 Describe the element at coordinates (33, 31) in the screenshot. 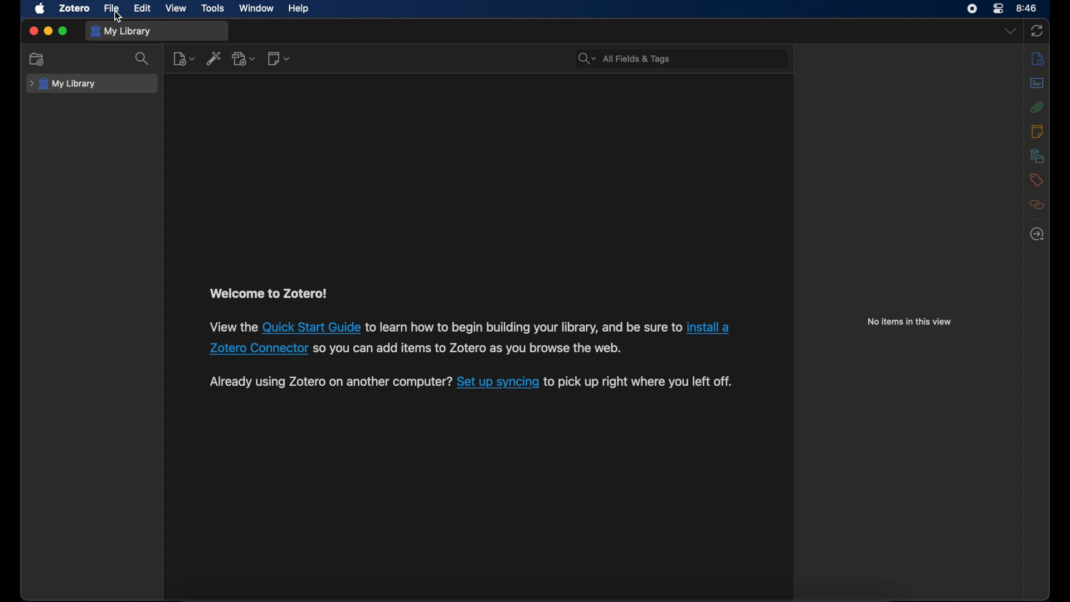

I see `close` at that location.